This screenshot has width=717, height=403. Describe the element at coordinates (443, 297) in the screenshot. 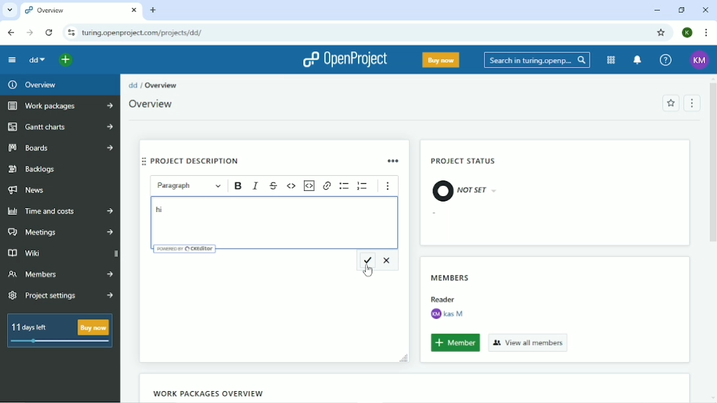

I see `` at that location.